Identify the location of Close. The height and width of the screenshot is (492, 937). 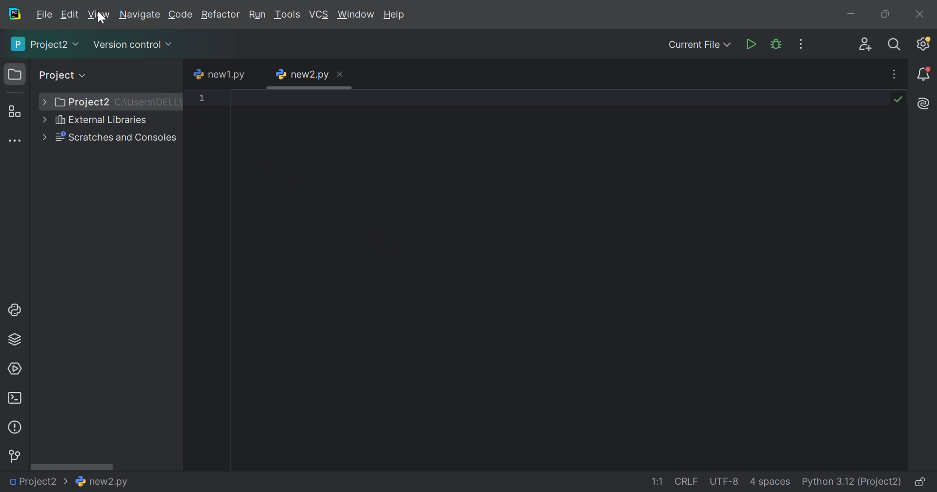
(919, 13).